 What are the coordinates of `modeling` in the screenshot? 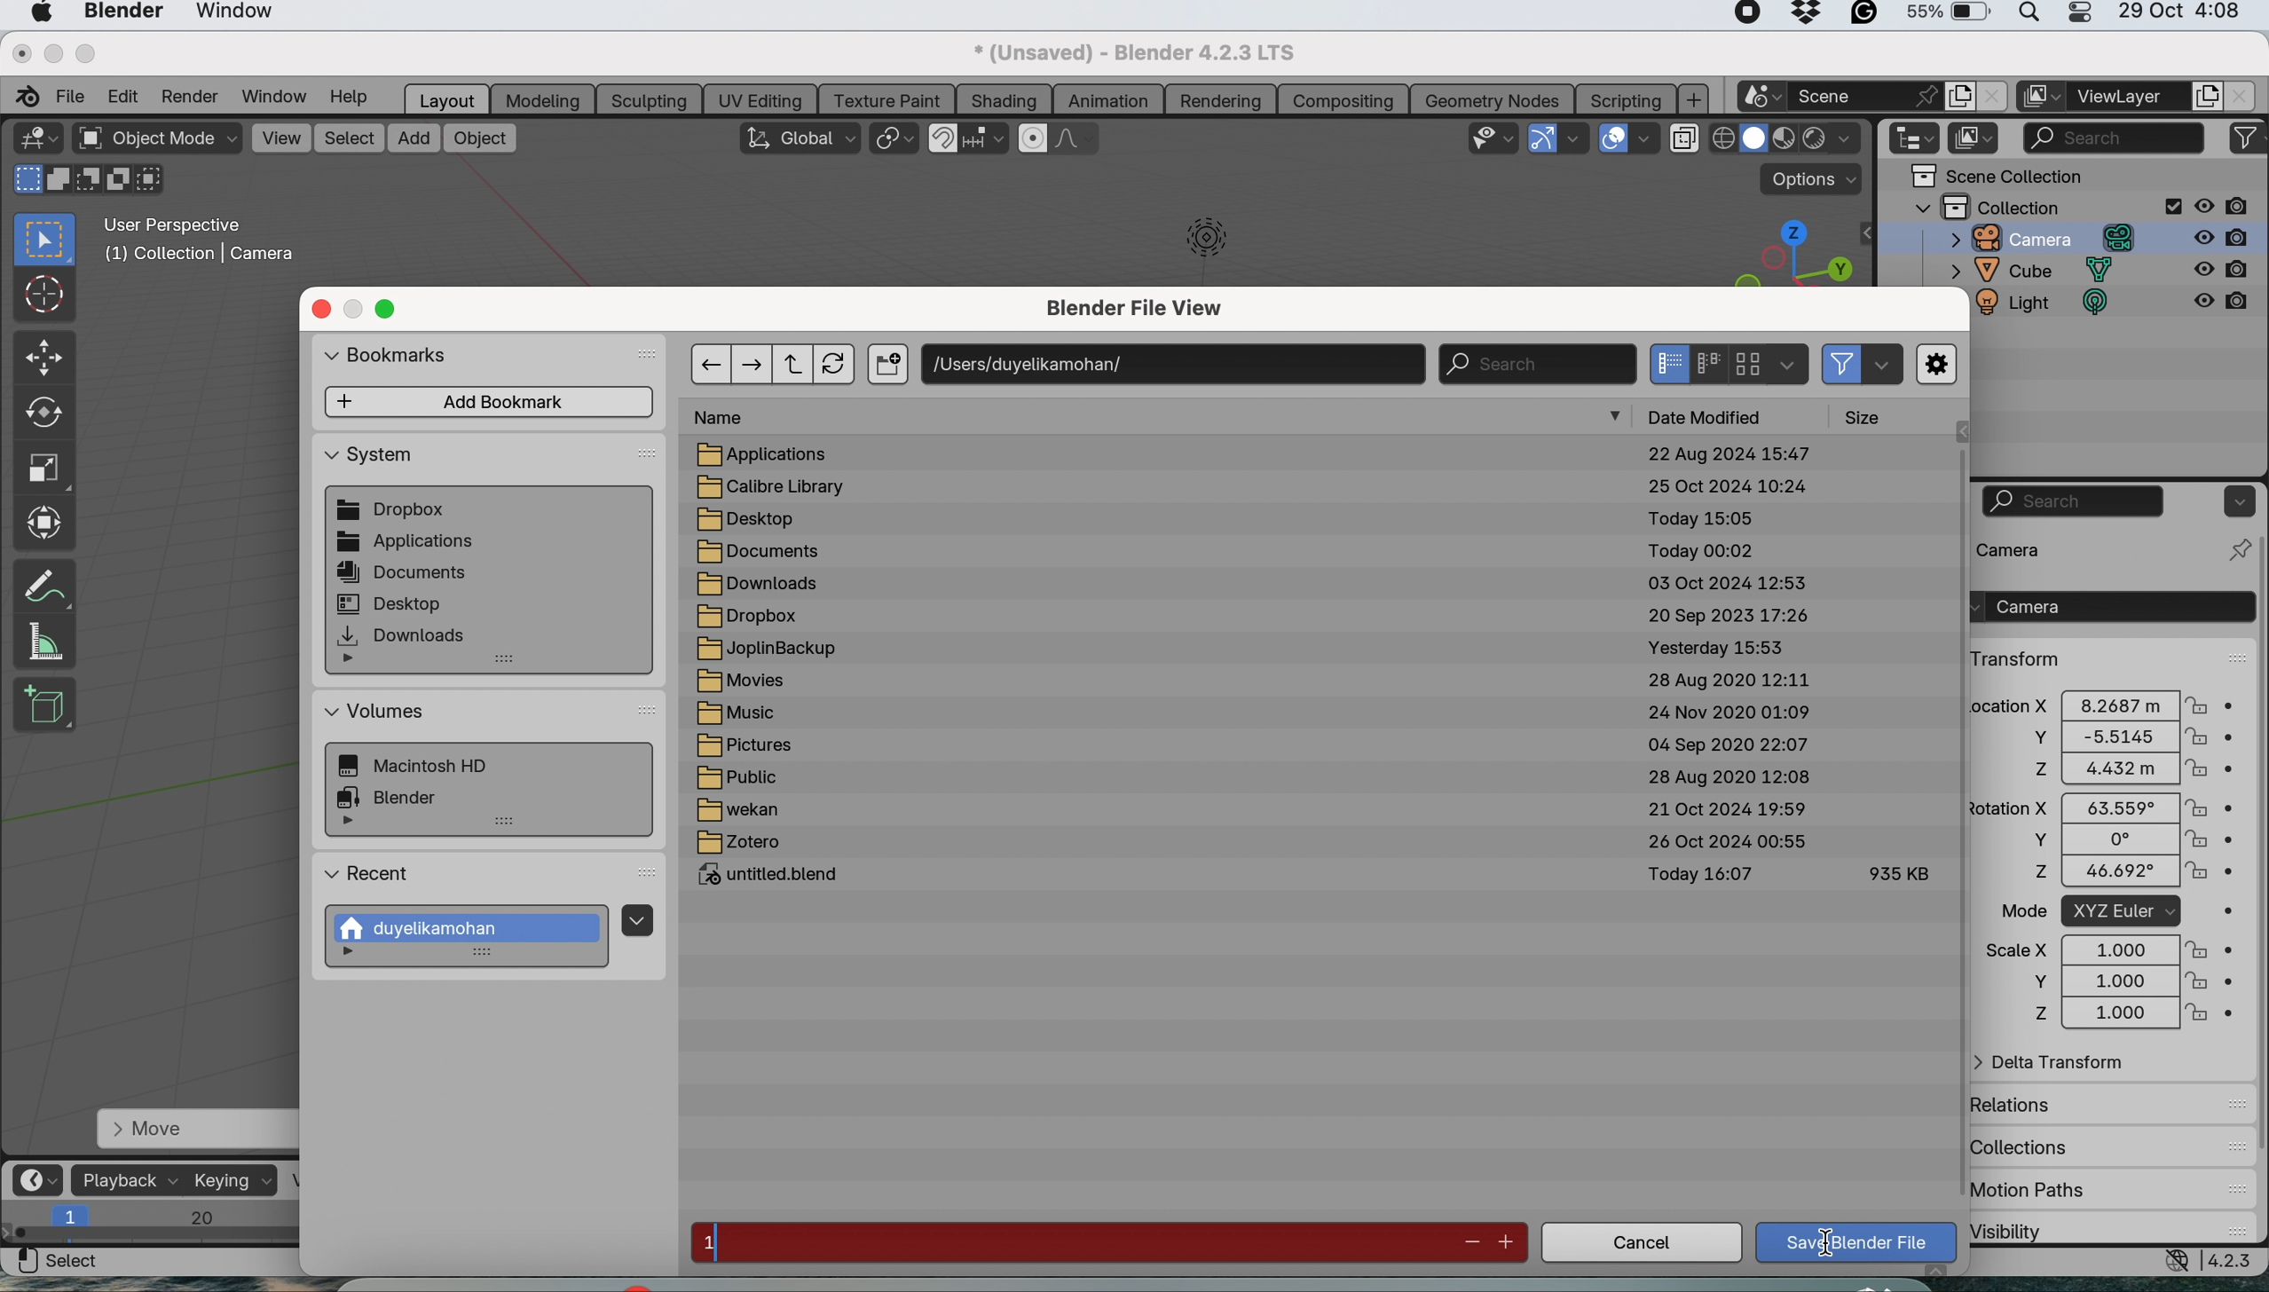 It's located at (544, 99).